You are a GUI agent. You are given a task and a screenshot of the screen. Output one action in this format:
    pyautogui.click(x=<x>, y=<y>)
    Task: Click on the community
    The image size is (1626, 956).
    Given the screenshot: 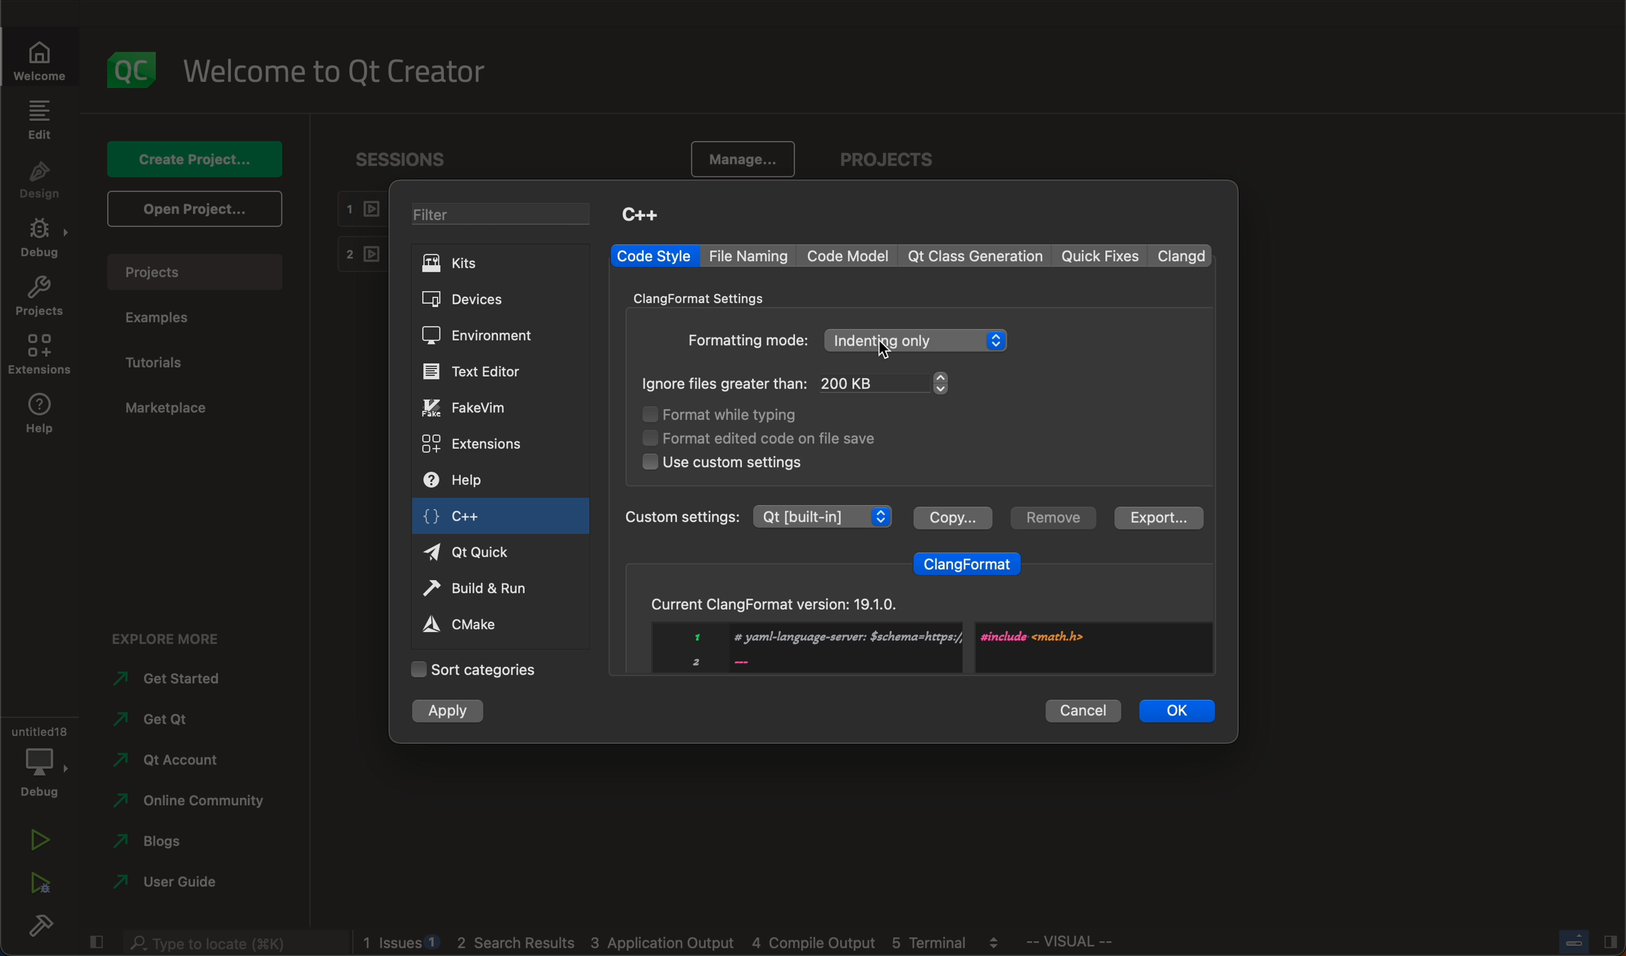 What is the action you would take?
    pyautogui.click(x=189, y=803)
    